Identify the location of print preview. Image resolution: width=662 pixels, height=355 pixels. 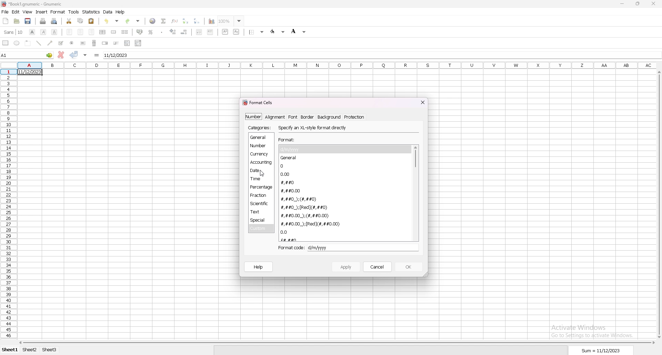
(54, 21).